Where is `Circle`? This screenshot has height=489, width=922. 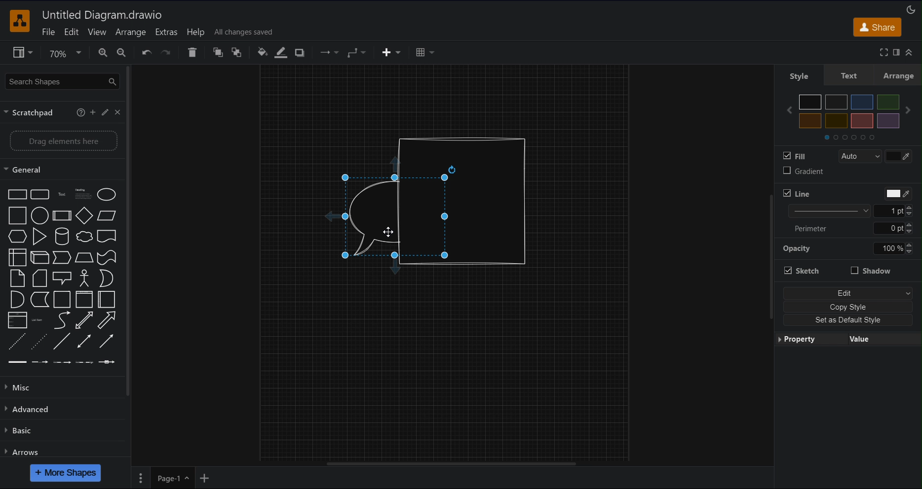
Circle is located at coordinates (40, 215).